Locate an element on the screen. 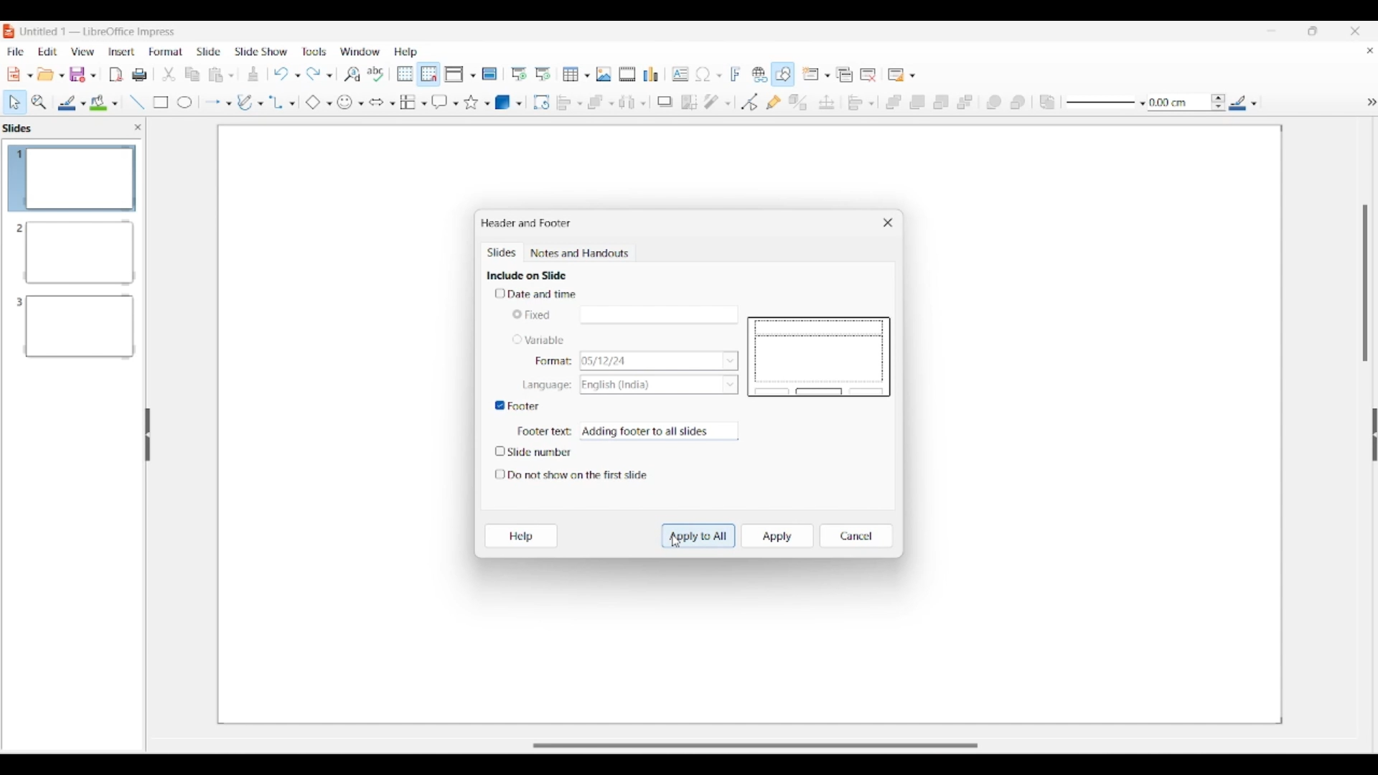  Bring forward is located at coordinates (918, 103).